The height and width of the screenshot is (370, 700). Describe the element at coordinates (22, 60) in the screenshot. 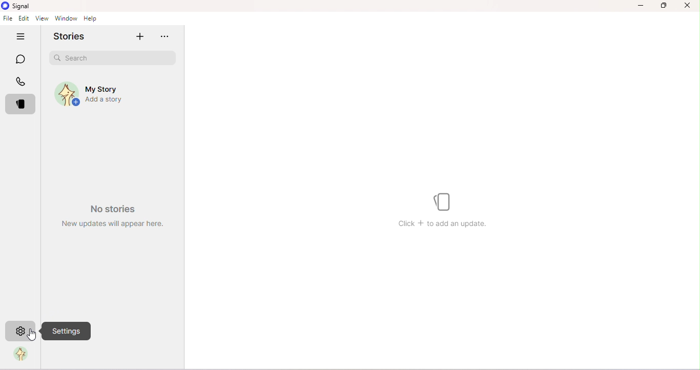

I see `Chats` at that location.